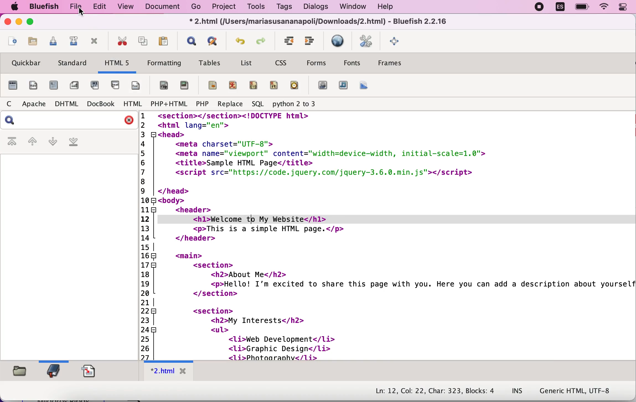 The image size is (636, 402). I want to click on panel control, so click(625, 8).